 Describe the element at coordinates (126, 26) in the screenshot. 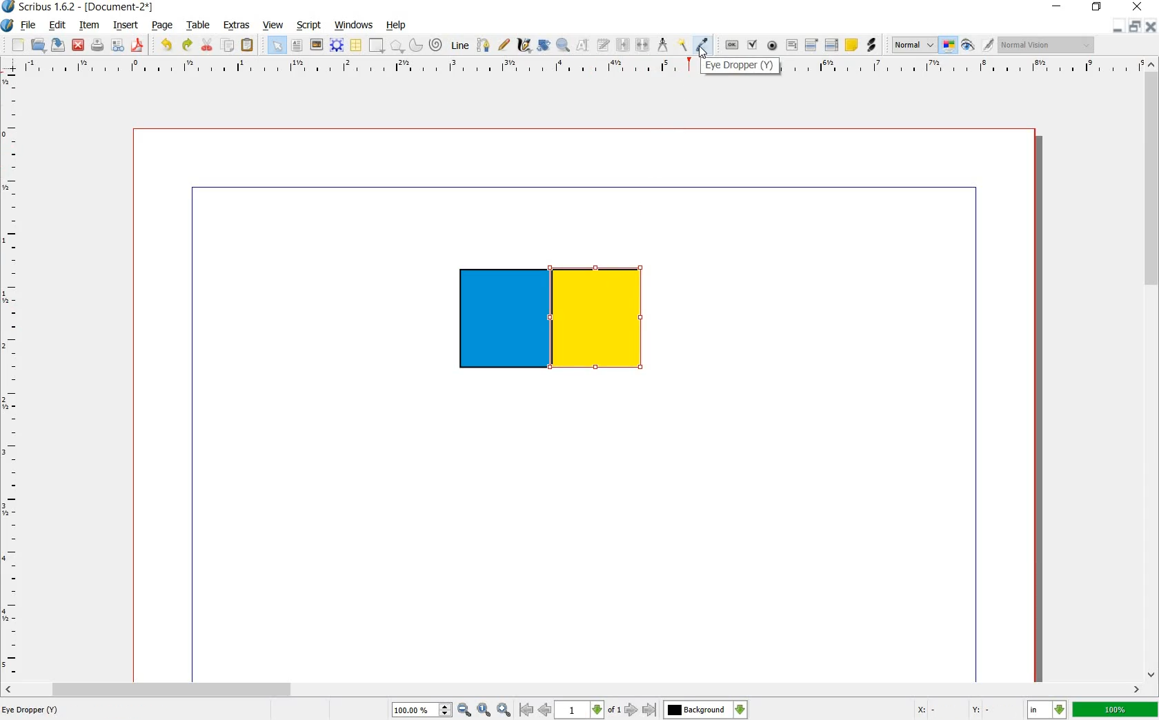

I see `insert` at that location.